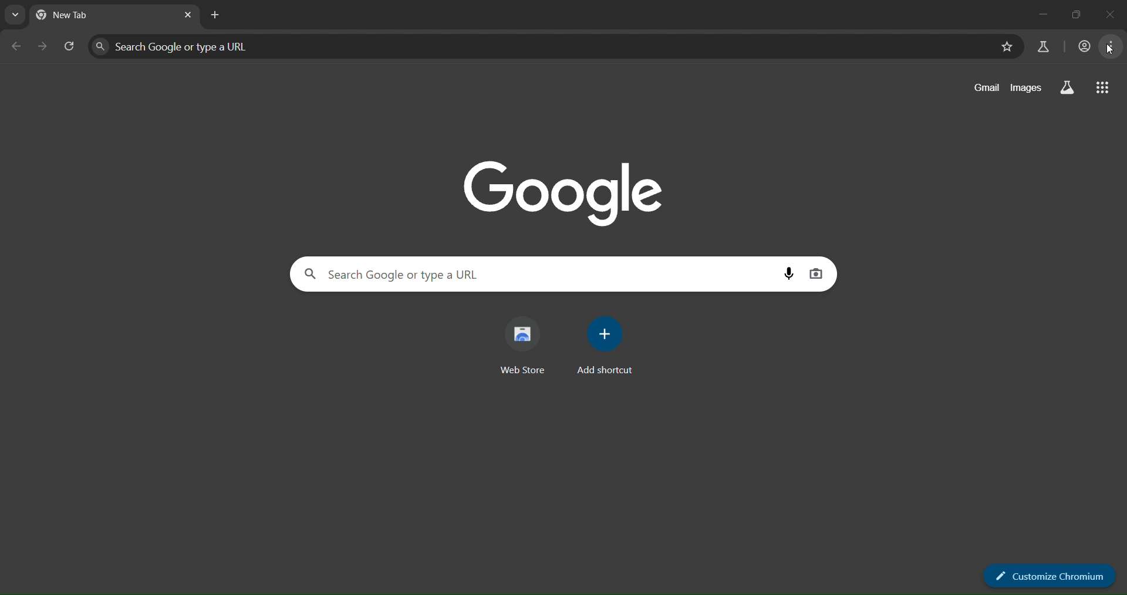  I want to click on close tab, so click(188, 15).